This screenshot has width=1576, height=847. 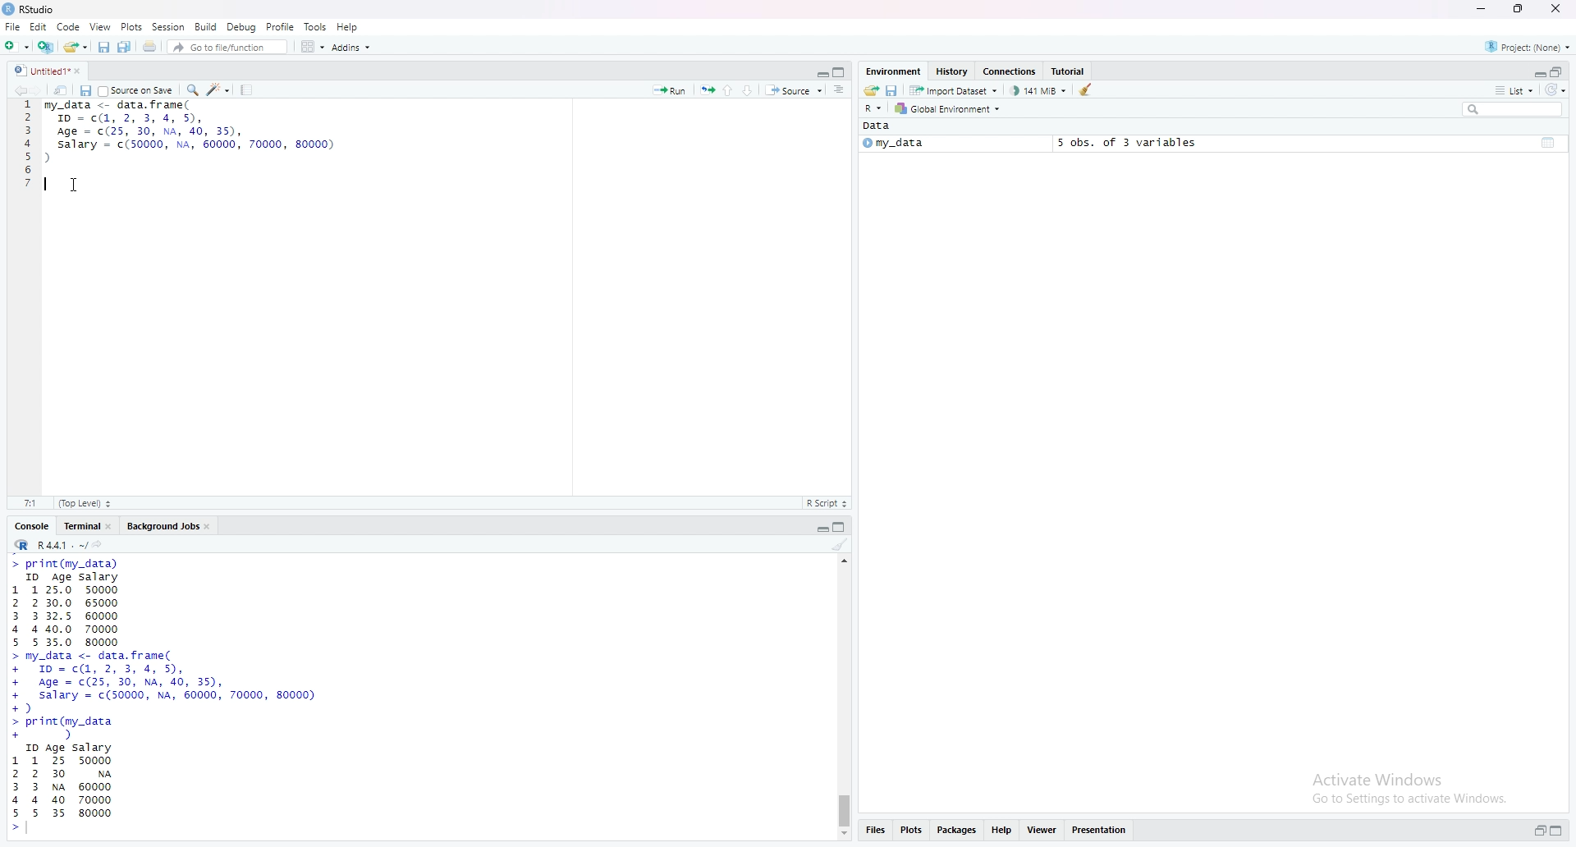 What do you see at coordinates (1010, 72) in the screenshot?
I see `connections` at bounding box center [1010, 72].